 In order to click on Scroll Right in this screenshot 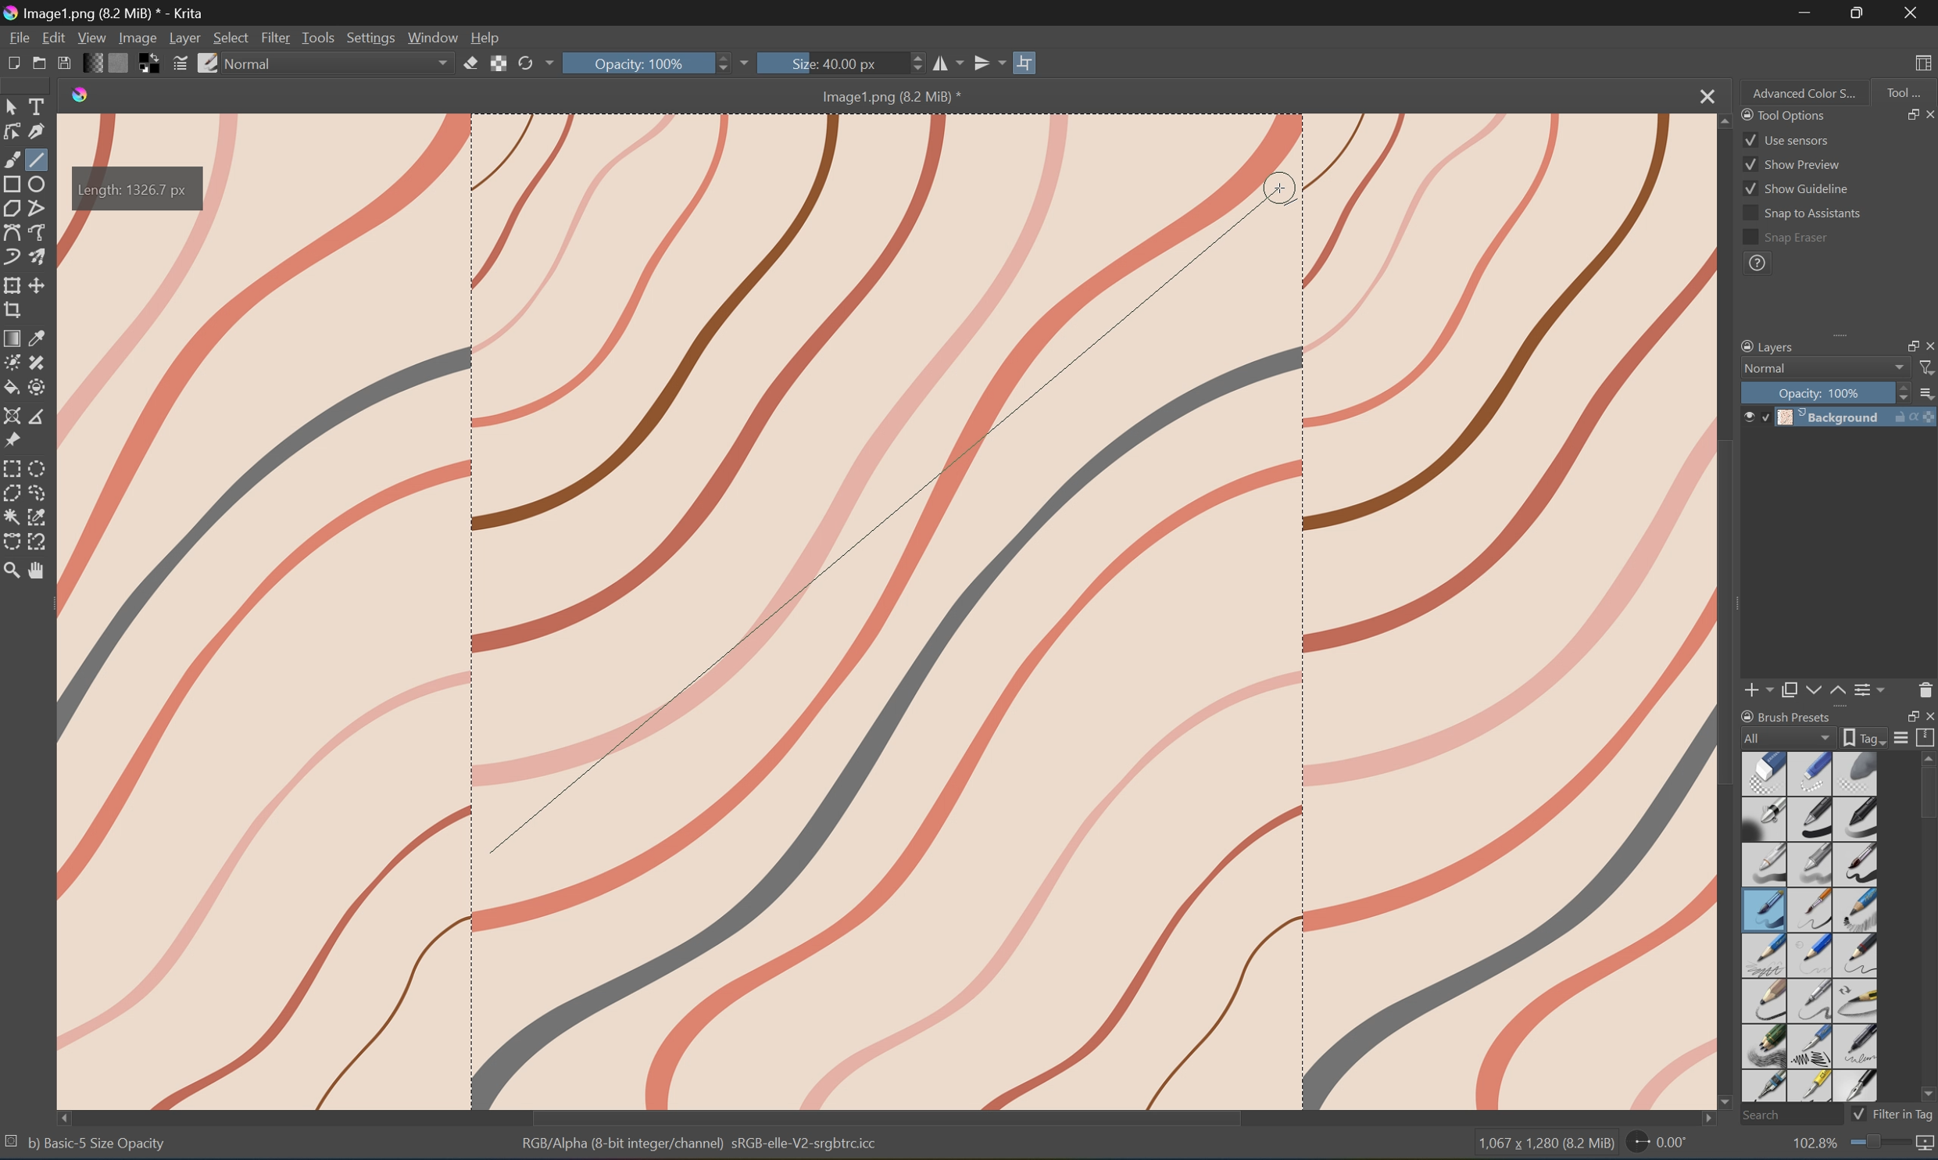, I will do `click(1926, 321)`.